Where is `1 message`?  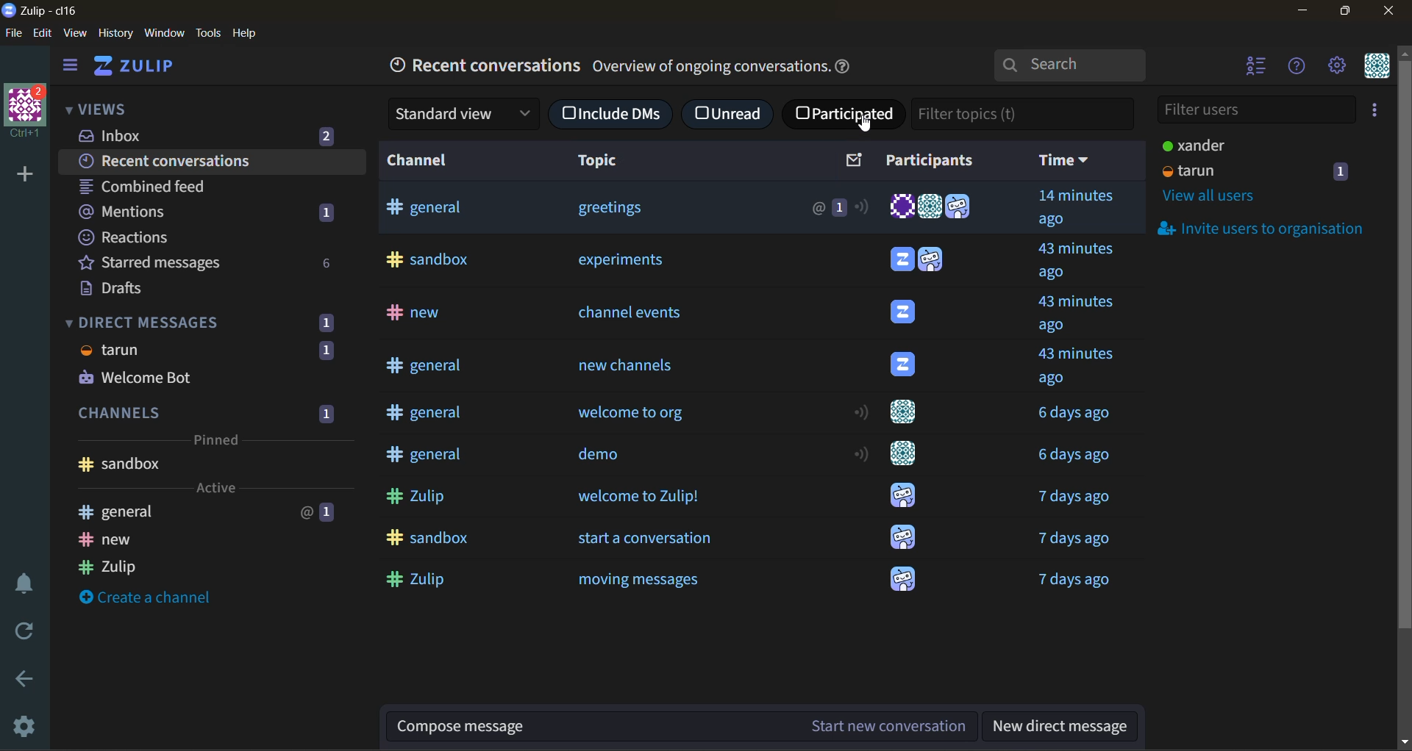
1 message is located at coordinates (840, 206).